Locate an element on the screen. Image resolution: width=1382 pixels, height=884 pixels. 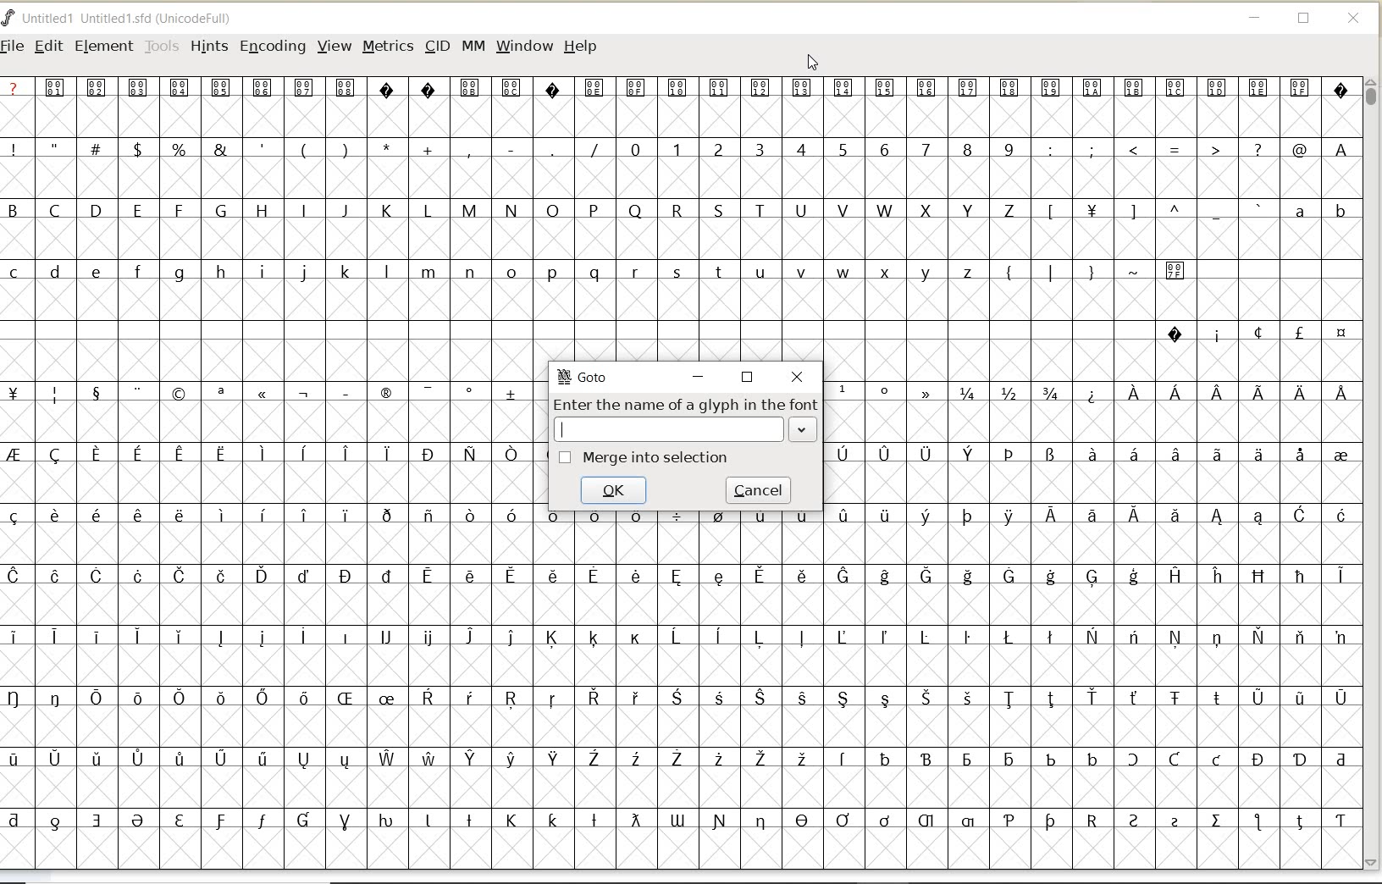
METRICS is located at coordinates (387, 47).